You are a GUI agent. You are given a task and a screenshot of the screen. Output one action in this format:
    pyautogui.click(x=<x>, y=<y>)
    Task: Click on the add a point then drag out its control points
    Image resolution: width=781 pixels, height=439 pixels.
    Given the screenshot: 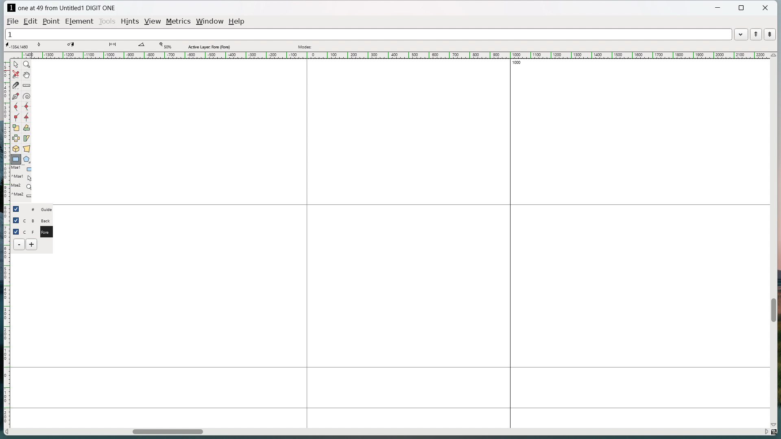 What is the action you would take?
    pyautogui.click(x=16, y=96)
    